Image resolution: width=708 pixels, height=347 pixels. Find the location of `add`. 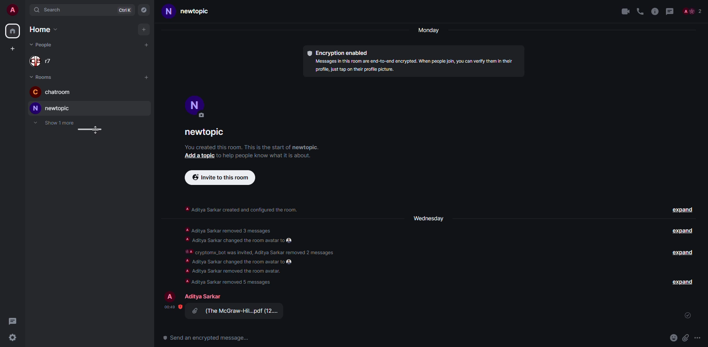

add is located at coordinates (146, 46).